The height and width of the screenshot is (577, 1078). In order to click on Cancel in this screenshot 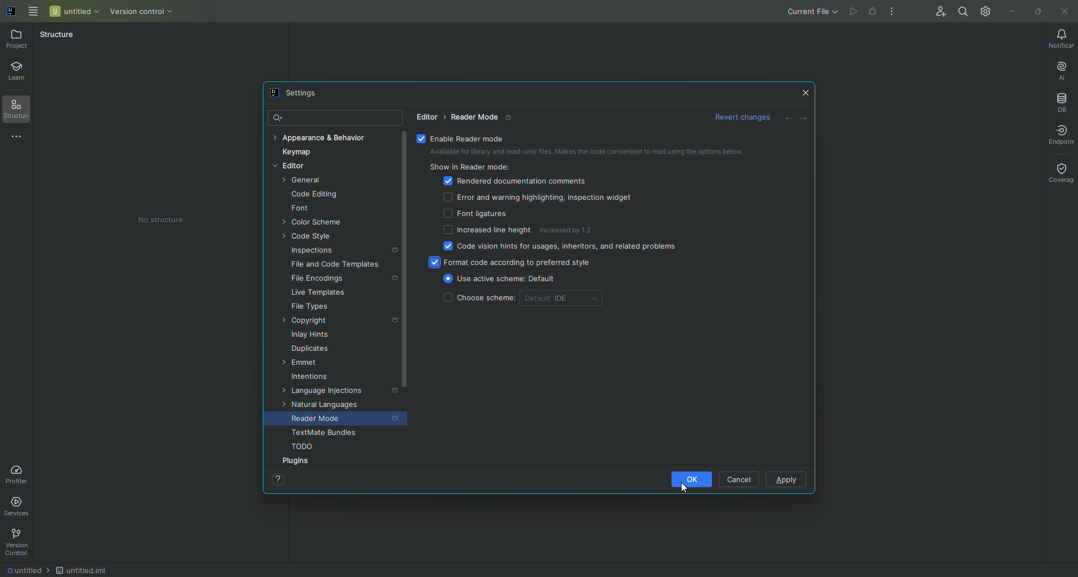, I will do `click(737, 479)`.